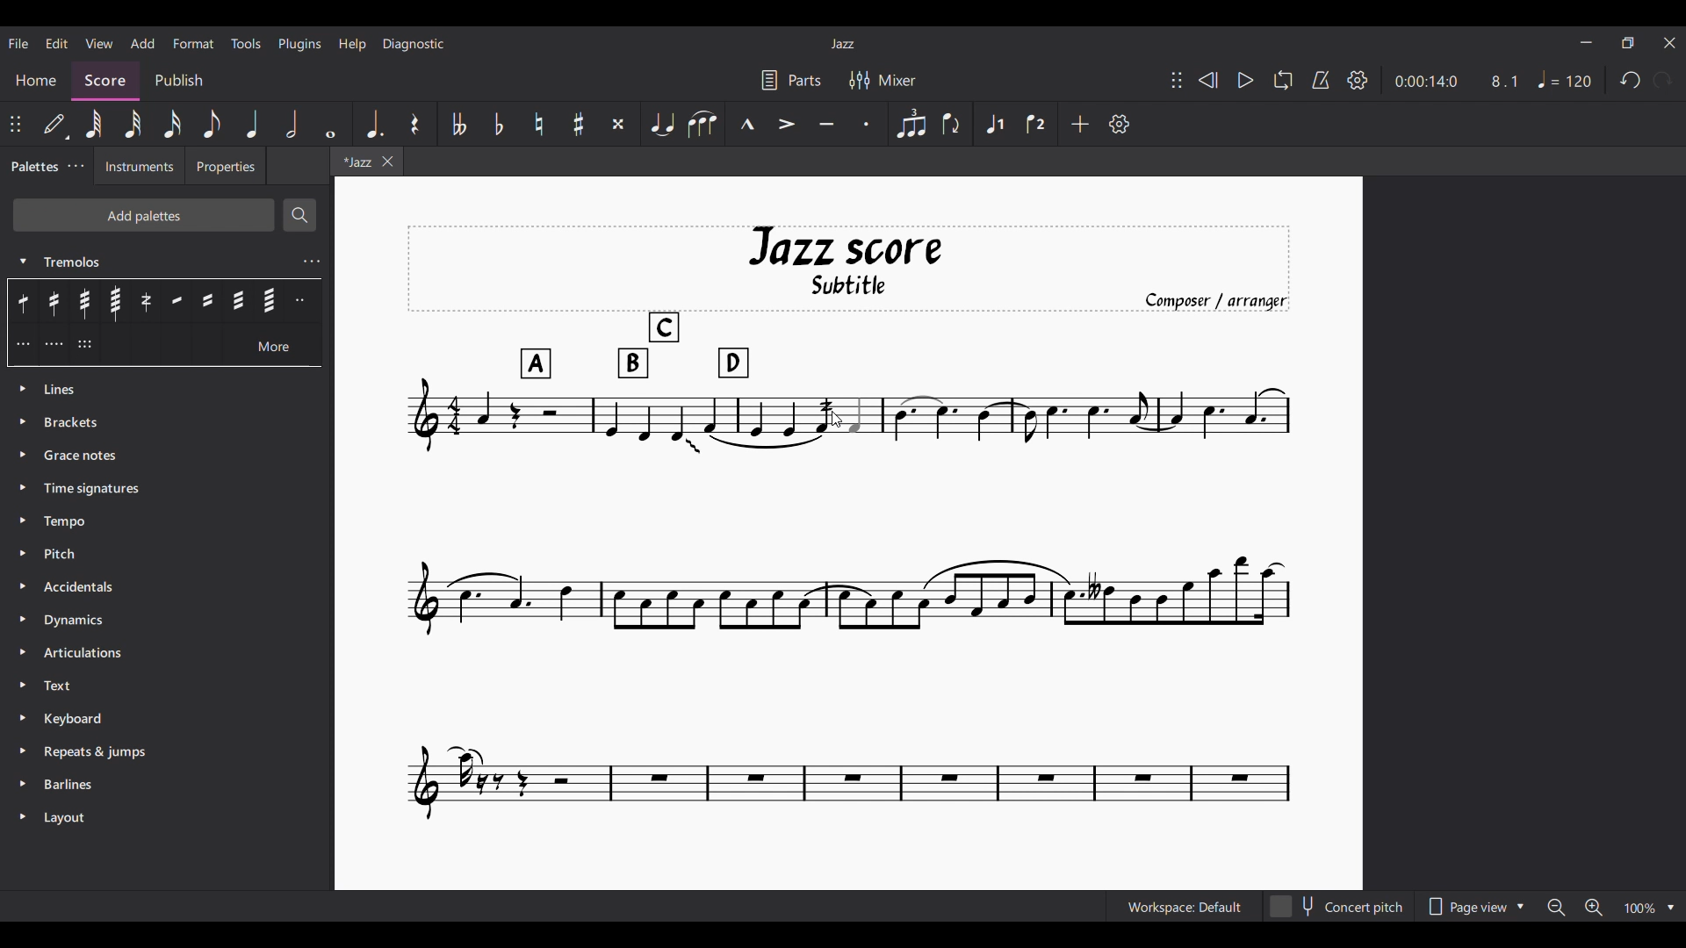 The height and width of the screenshot is (948, 1686). What do you see at coordinates (166, 653) in the screenshot?
I see `Articulations` at bounding box center [166, 653].